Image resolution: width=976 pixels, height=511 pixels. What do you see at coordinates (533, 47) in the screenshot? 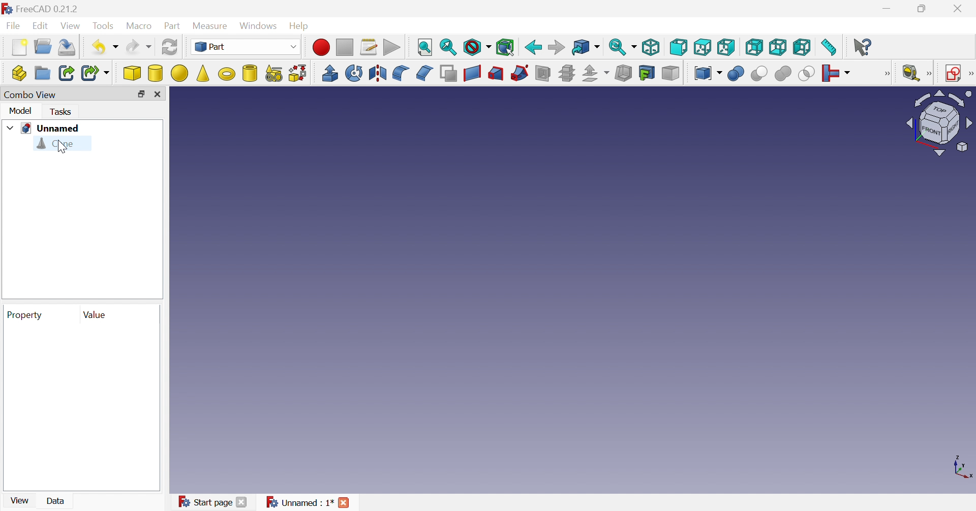
I see `Back` at bounding box center [533, 47].